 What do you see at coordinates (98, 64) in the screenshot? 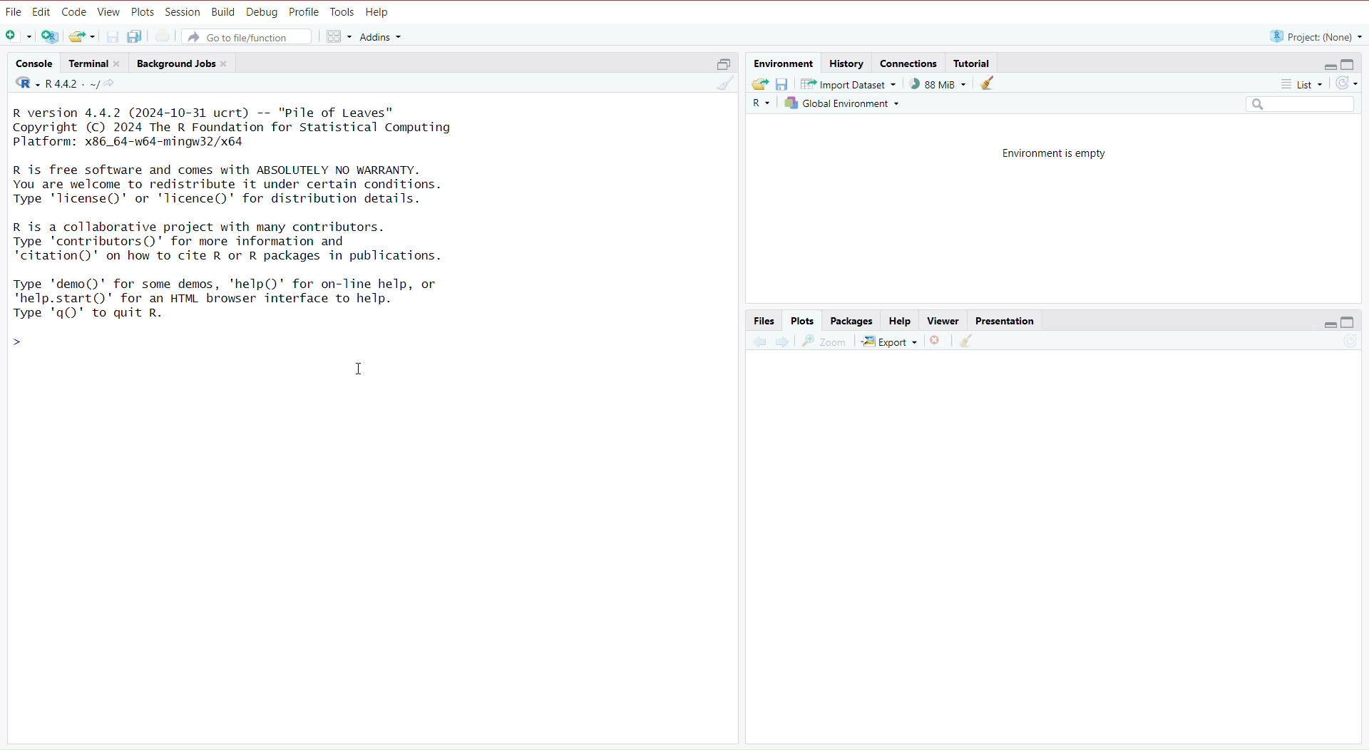
I see `terminal` at bounding box center [98, 64].